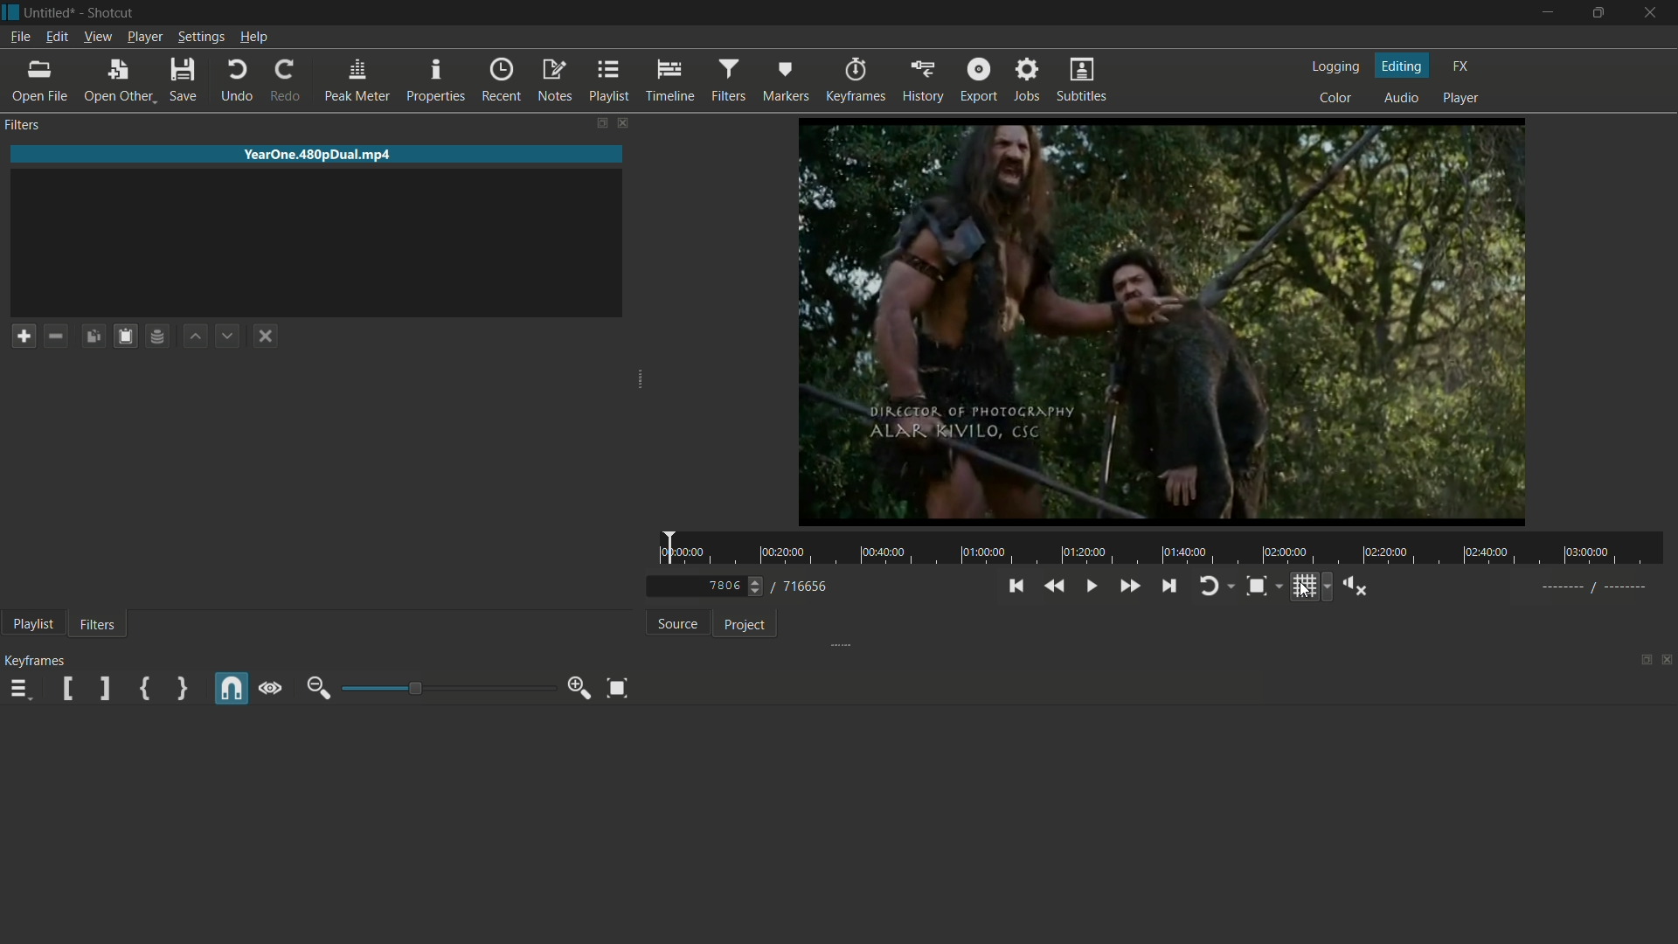  I want to click on open other, so click(119, 80).